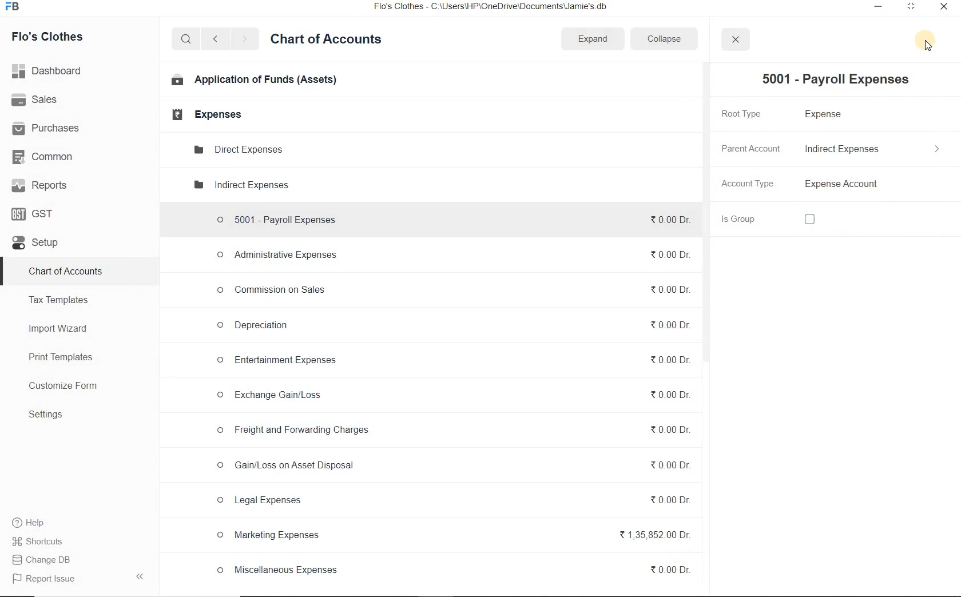 The image size is (961, 597). What do you see at coordinates (451, 501) in the screenshot?
I see `© Legal Expenses 0.00 Dr.` at bounding box center [451, 501].